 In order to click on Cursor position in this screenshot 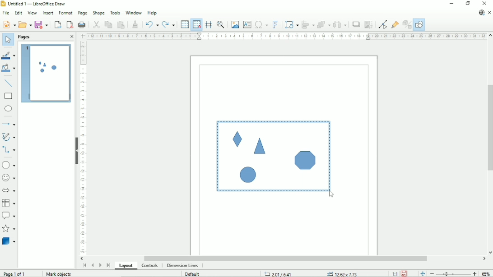, I will do `click(310, 273)`.